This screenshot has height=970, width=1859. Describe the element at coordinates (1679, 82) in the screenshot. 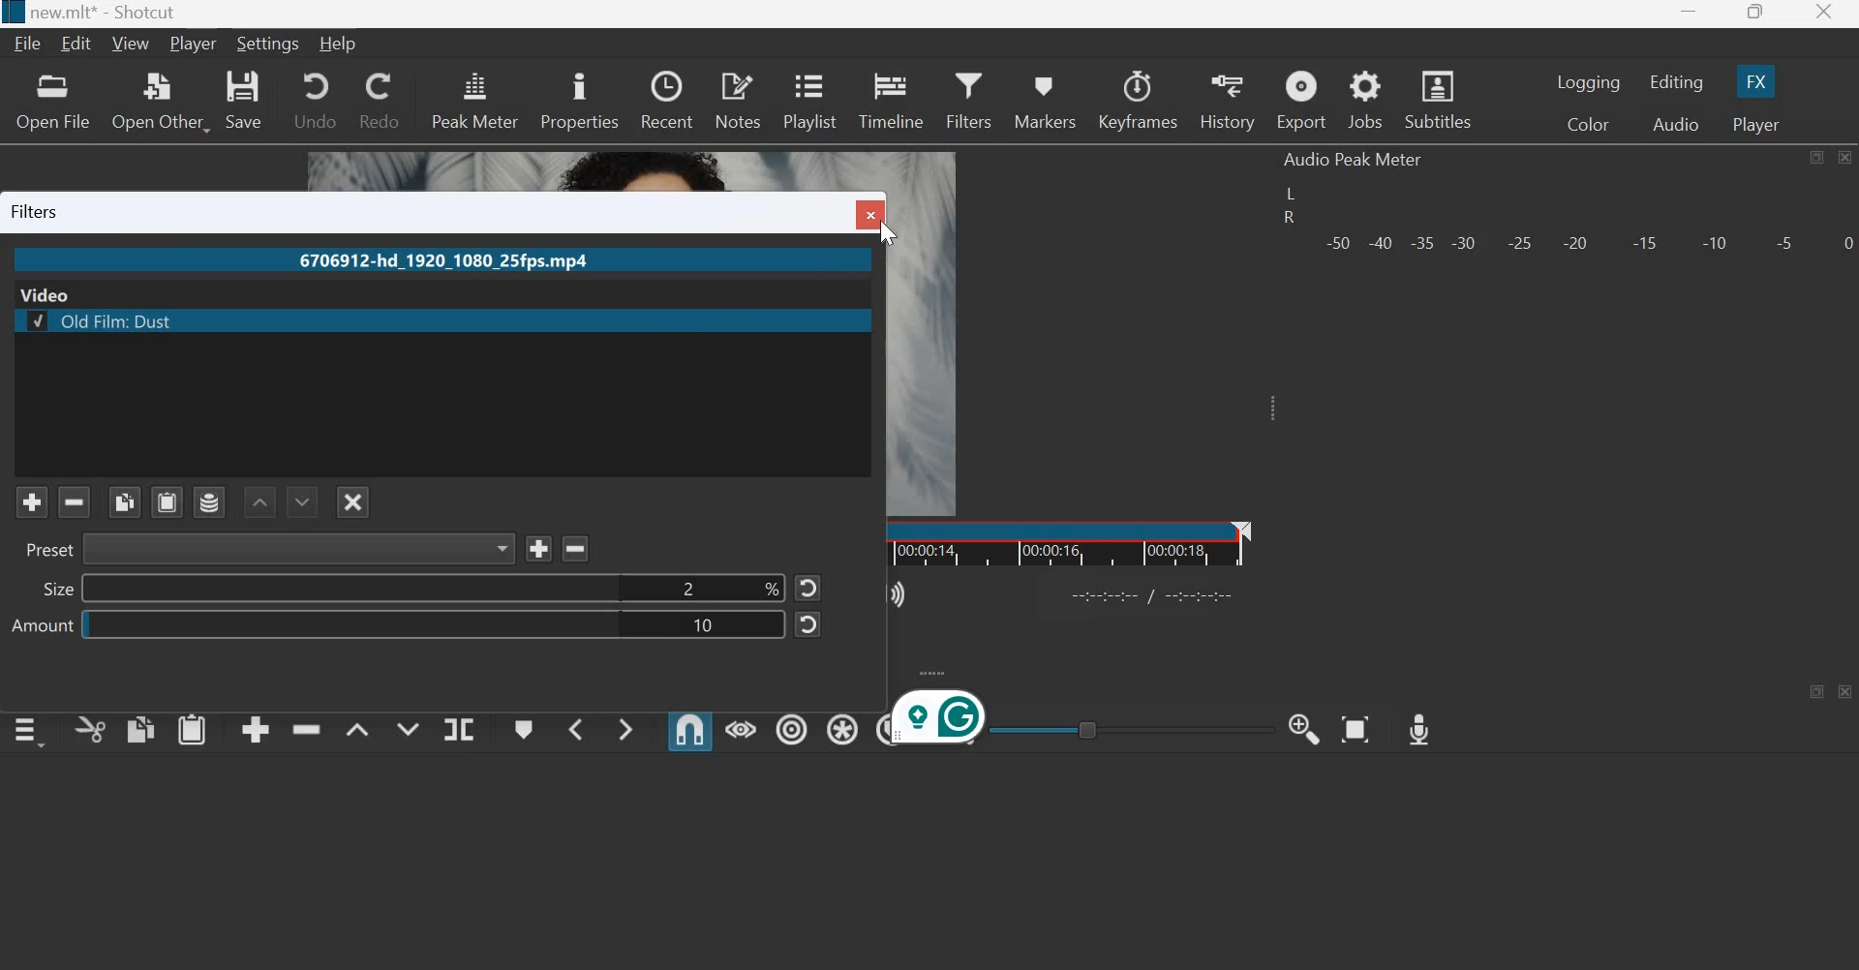

I see `Editing` at that location.